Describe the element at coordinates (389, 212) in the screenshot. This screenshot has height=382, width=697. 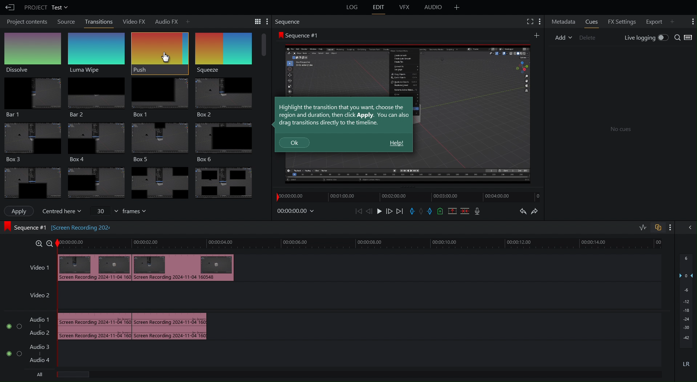
I see `Move Forward` at that location.